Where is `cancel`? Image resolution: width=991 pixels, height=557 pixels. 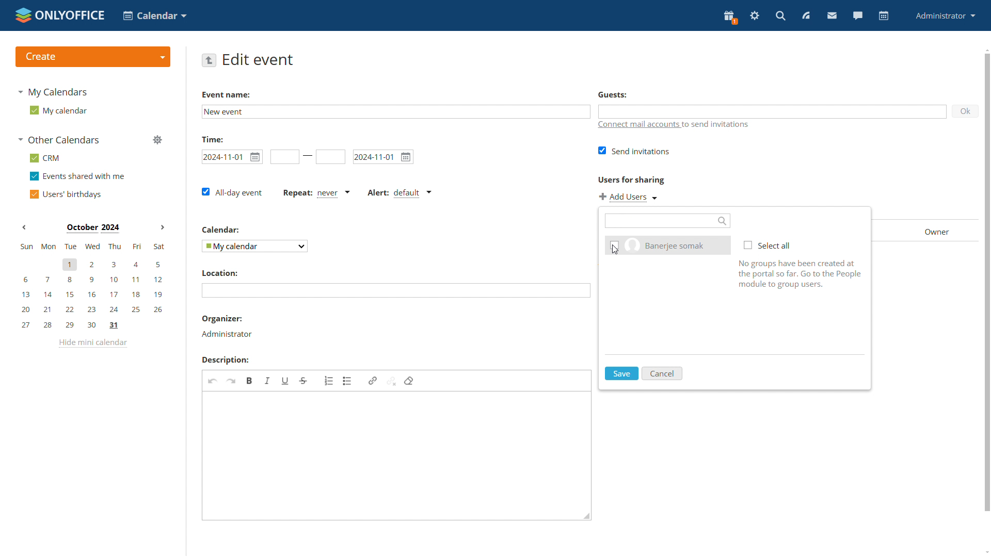
cancel is located at coordinates (661, 373).